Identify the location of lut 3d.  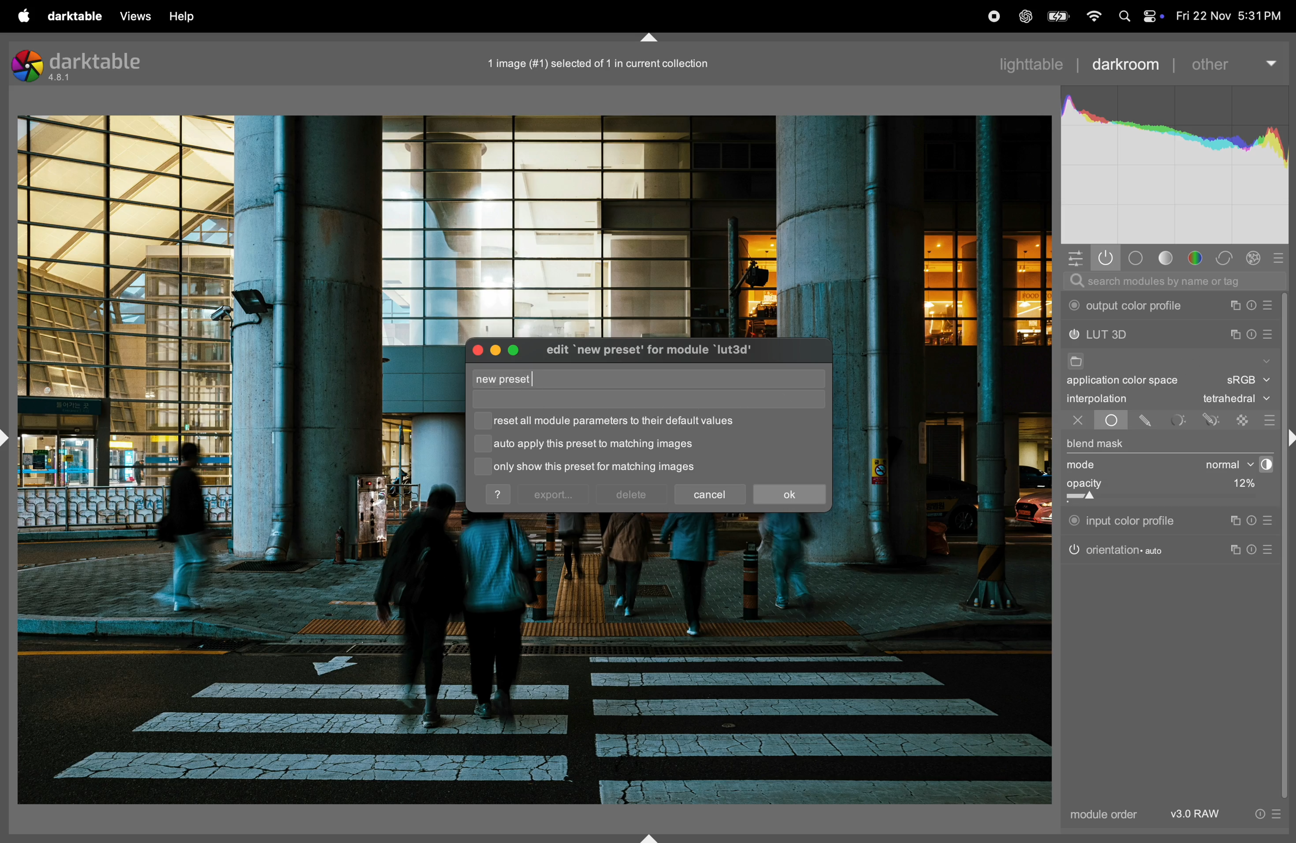
(1121, 335).